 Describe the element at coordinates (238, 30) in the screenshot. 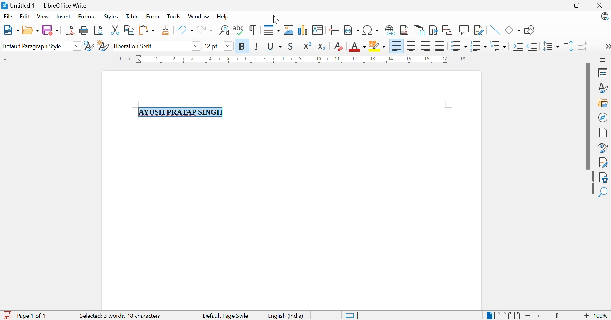

I see `Check Spelling` at that location.